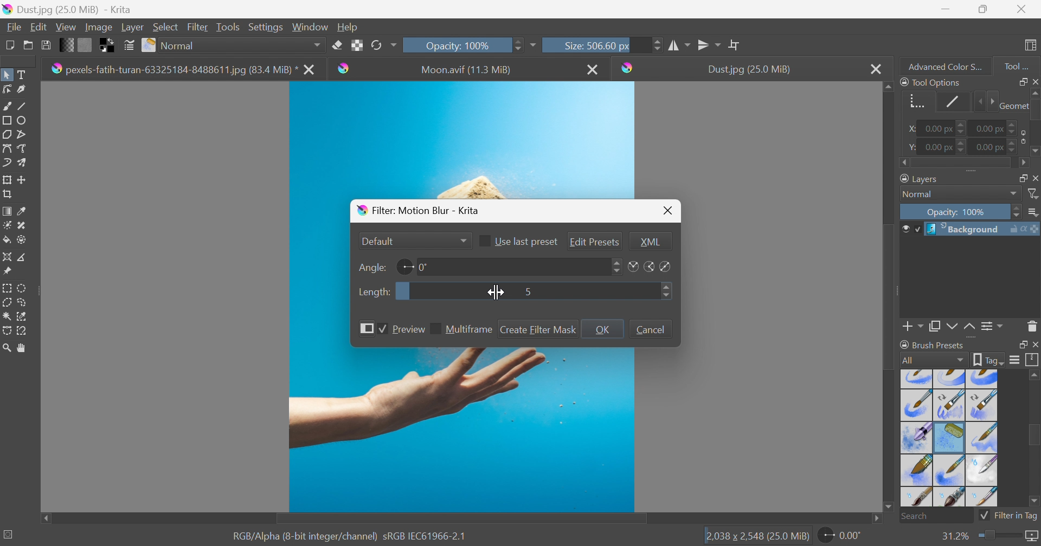  What do you see at coordinates (228, 26) in the screenshot?
I see `Tools` at bounding box center [228, 26].